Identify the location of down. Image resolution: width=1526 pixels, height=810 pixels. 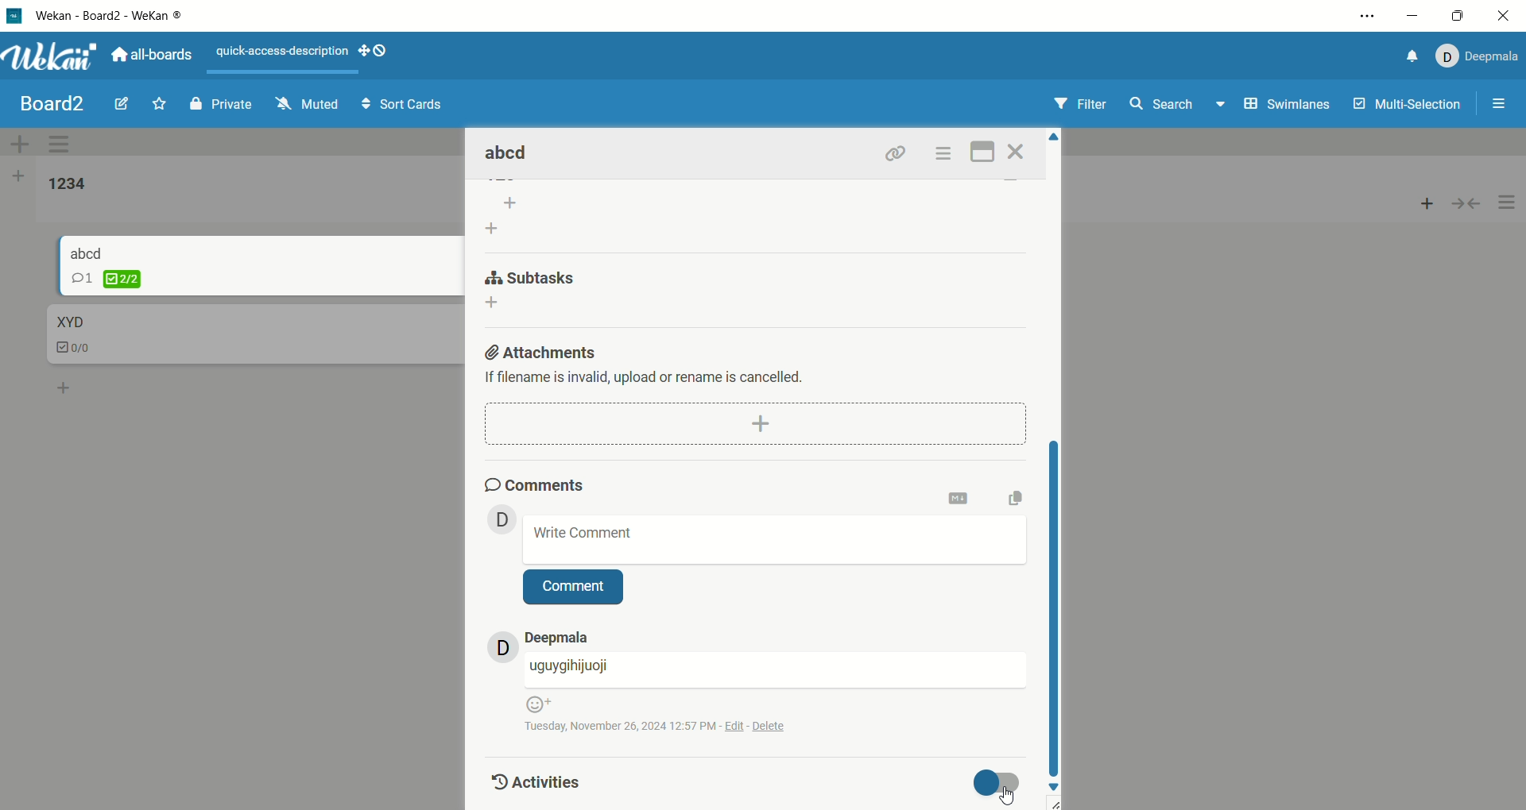
(1055, 788).